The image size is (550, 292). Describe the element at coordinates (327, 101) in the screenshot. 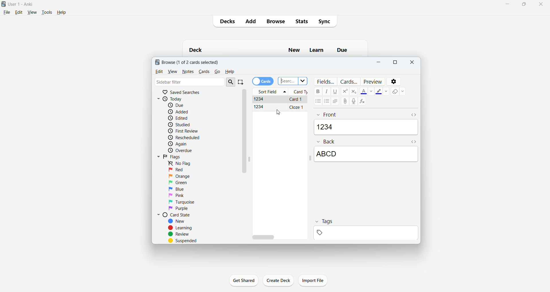

I see `ordered list` at that location.